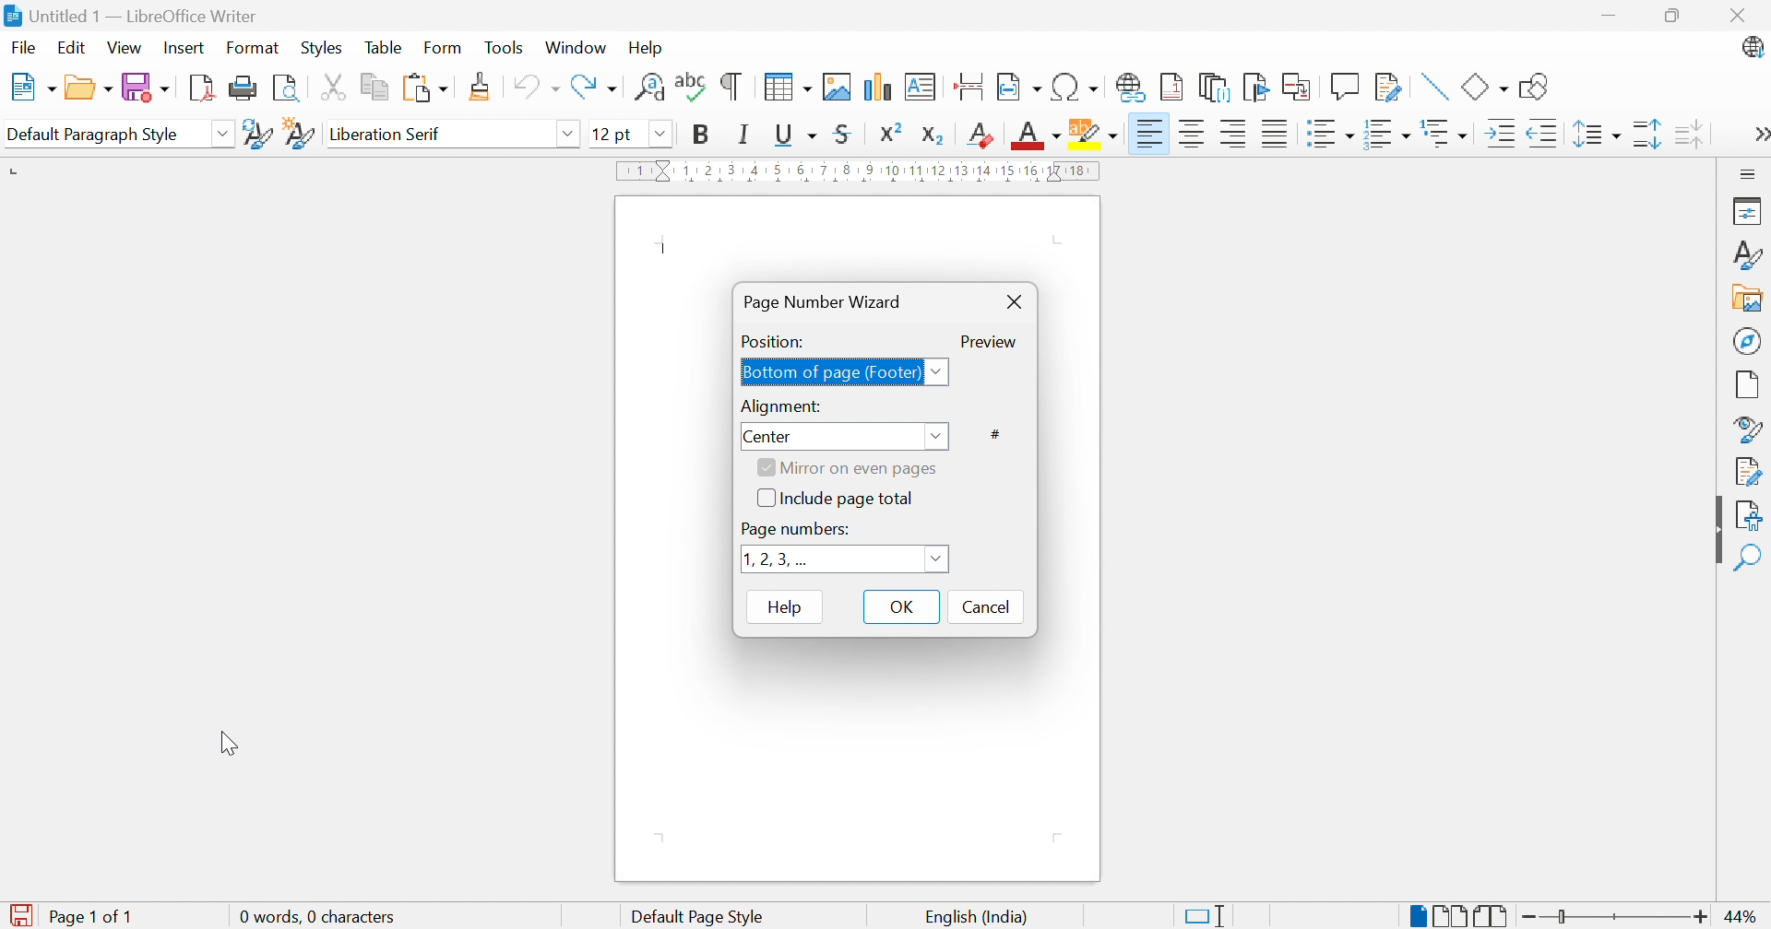 The width and height of the screenshot is (1771, 929). What do you see at coordinates (862, 470) in the screenshot?
I see `Mirror on even pages` at bounding box center [862, 470].